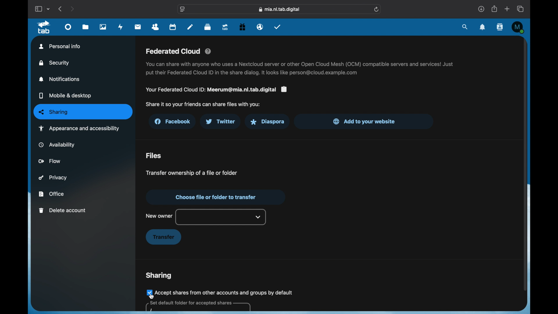  Describe the element at coordinates (280, 9) in the screenshot. I see `web address` at that location.